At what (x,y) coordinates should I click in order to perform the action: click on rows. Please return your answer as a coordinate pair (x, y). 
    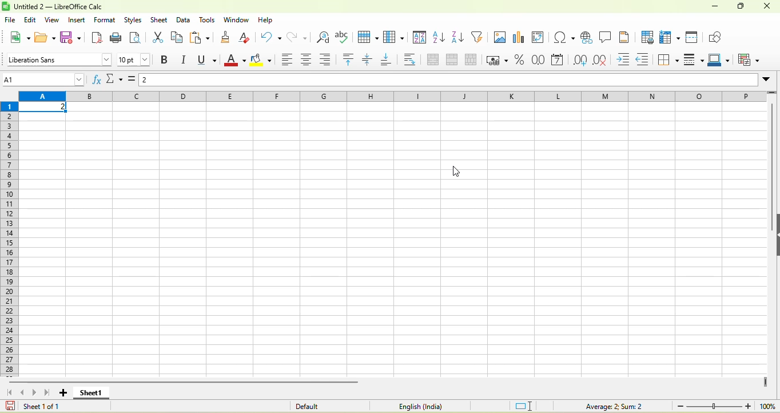
    Looking at the image, I should click on (10, 239).